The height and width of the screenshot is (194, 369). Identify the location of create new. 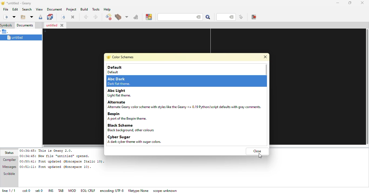
(5, 17).